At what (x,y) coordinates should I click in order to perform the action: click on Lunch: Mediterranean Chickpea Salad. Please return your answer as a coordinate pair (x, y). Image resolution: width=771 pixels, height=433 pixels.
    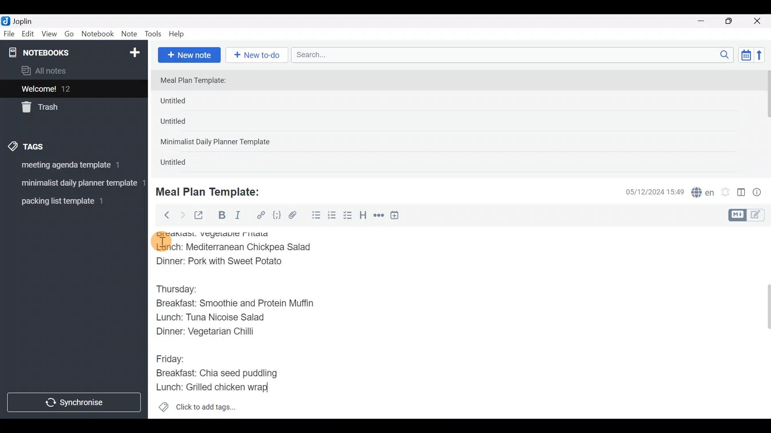
    Looking at the image, I should click on (238, 247).